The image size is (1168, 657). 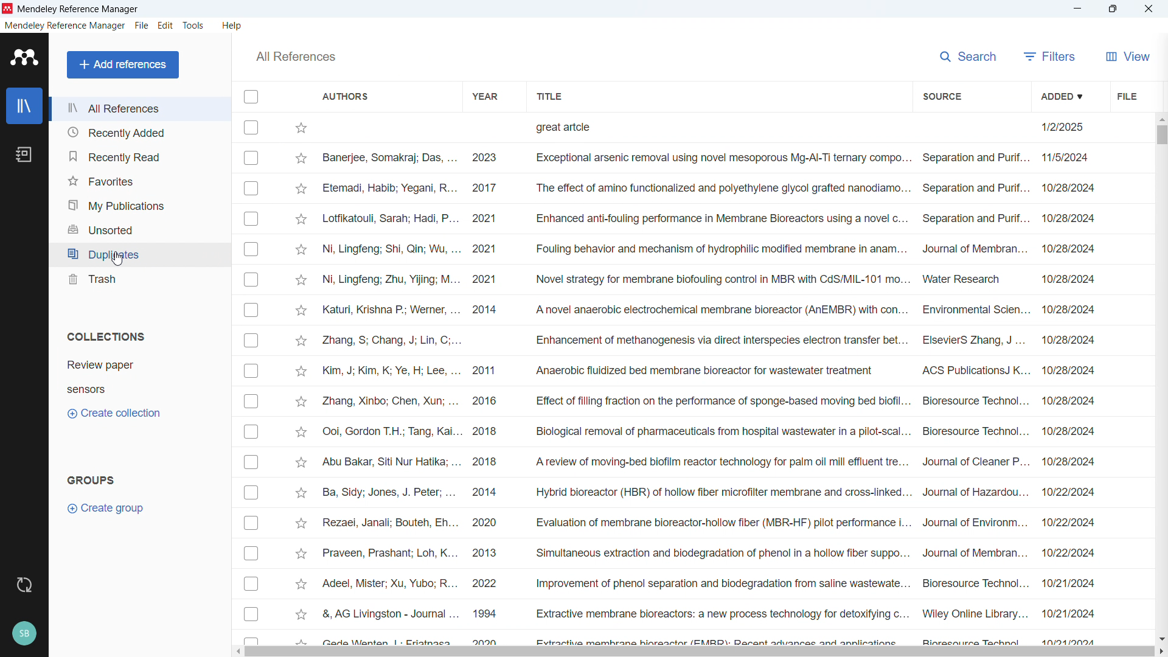 I want to click on Unsorted , so click(x=139, y=229).